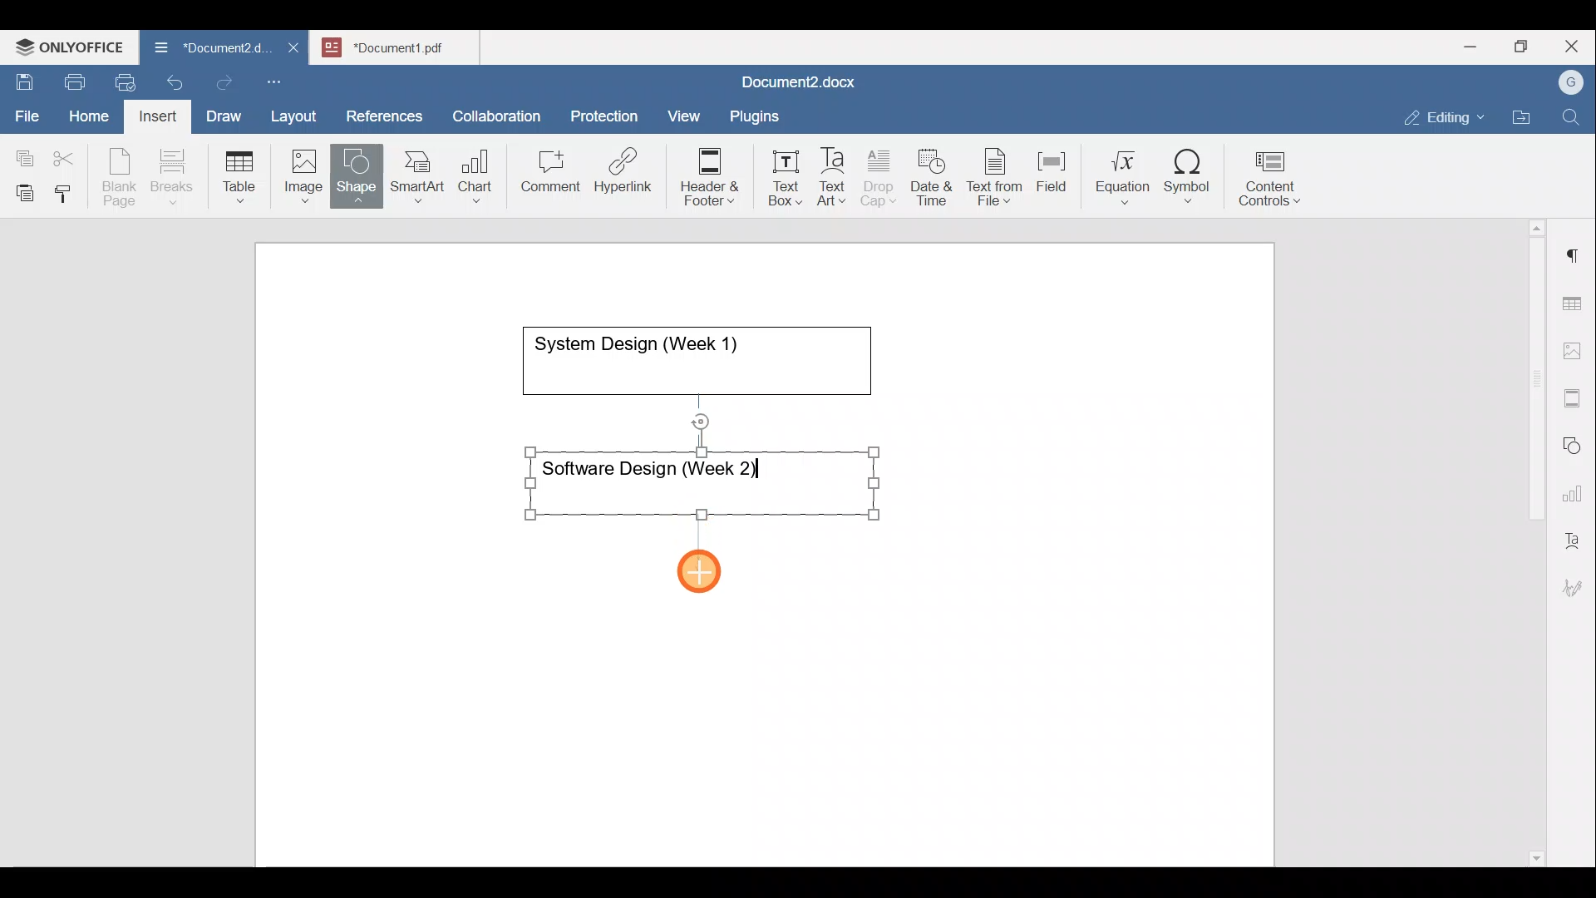 Image resolution: width=1596 pixels, height=898 pixels. What do you see at coordinates (171, 80) in the screenshot?
I see `Undo` at bounding box center [171, 80].